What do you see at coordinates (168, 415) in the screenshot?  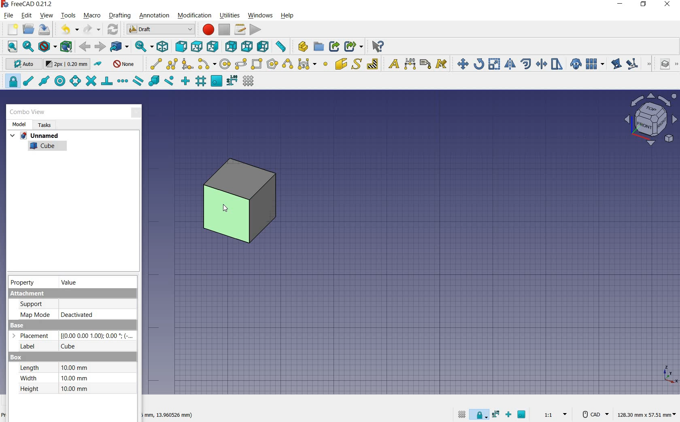 I see `dimension` at bounding box center [168, 415].